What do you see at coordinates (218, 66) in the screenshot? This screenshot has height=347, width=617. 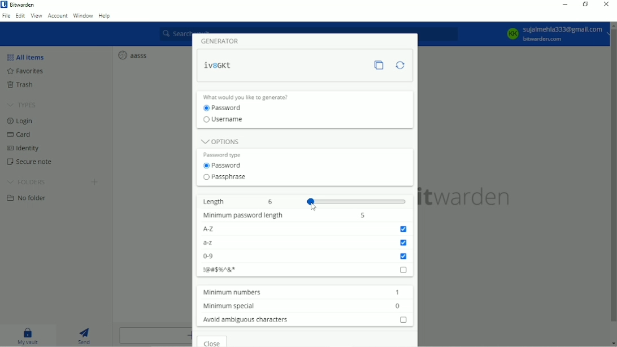 I see `length changed` at bounding box center [218, 66].